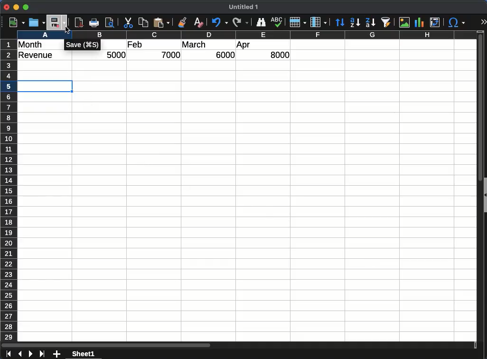 This screenshot has width=487, height=359. I want to click on redo, so click(240, 22).